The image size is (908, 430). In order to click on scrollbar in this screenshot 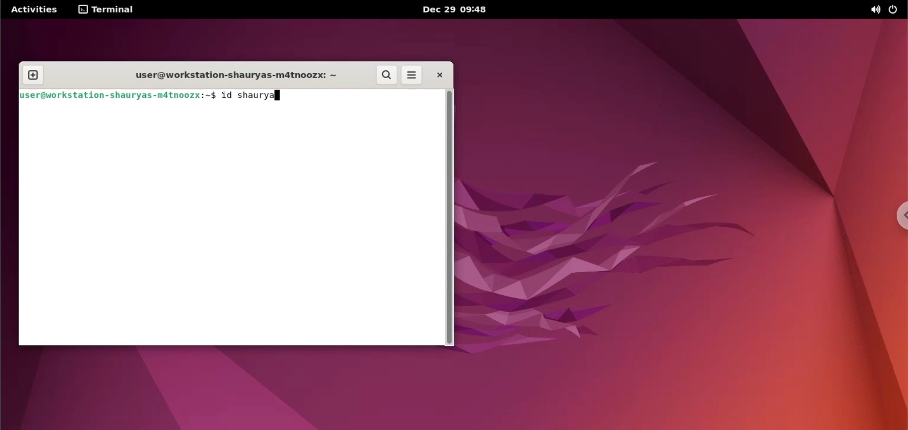, I will do `click(452, 217)`.